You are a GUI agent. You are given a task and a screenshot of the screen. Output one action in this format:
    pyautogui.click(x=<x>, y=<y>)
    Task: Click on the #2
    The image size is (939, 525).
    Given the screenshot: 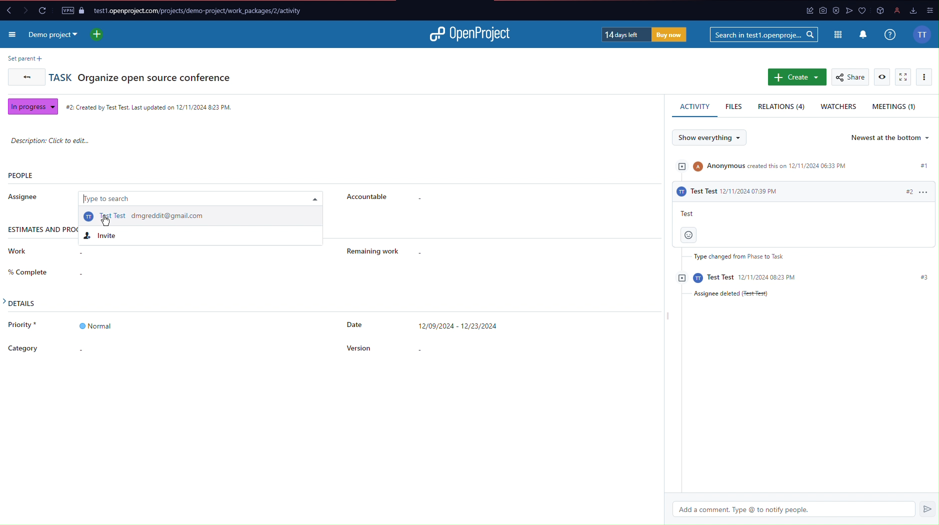 What is the action you would take?
    pyautogui.click(x=918, y=191)
    